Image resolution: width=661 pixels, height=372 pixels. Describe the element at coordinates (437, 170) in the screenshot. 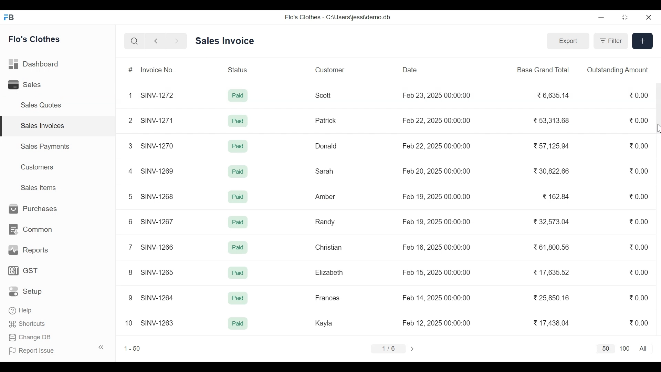

I see `Feb 20, 2025 00:00:00` at that location.